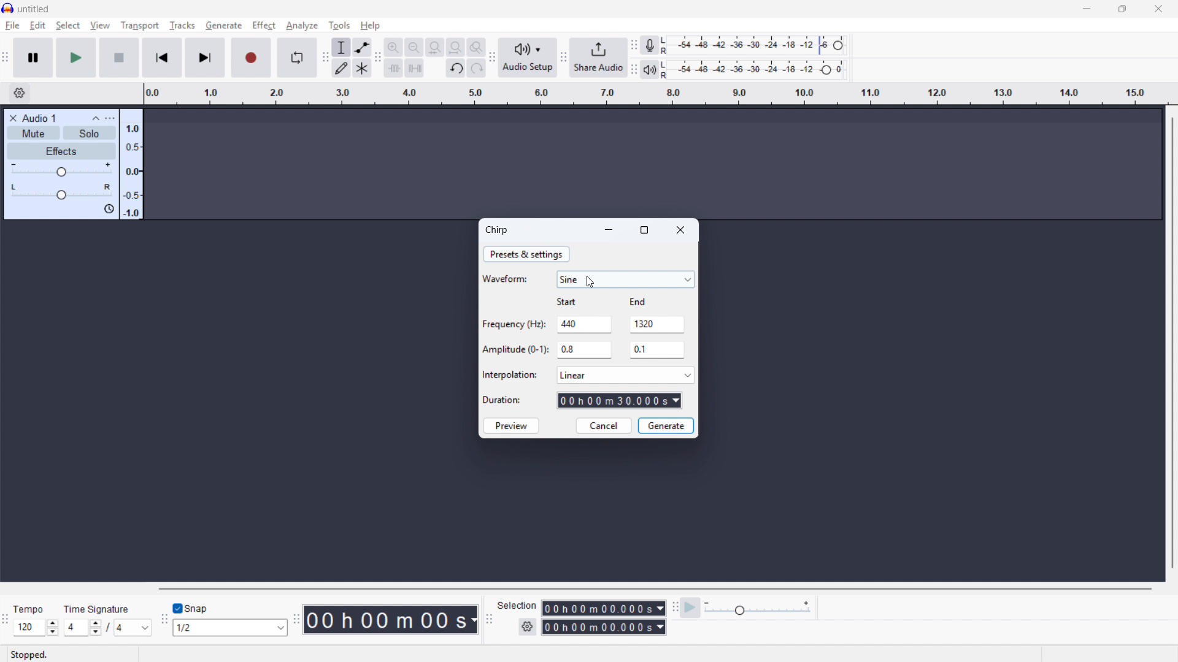  What do you see at coordinates (12, 118) in the screenshot?
I see `Remove track ` at bounding box center [12, 118].